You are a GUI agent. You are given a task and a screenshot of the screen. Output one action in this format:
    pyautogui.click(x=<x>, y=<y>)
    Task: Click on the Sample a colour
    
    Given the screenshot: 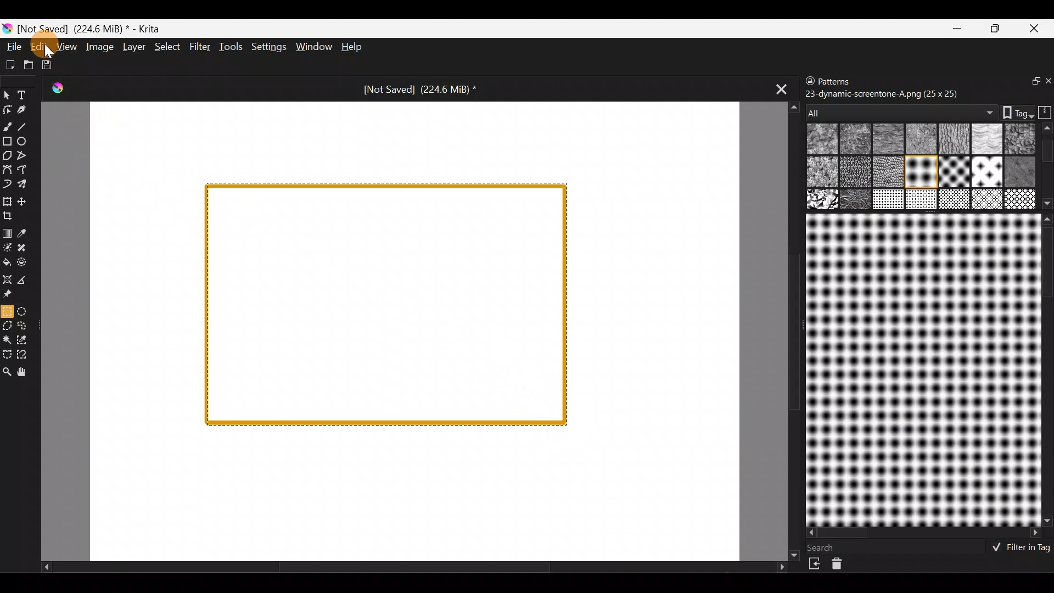 What is the action you would take?
    pyautogui.click(x=29, y=233)
    